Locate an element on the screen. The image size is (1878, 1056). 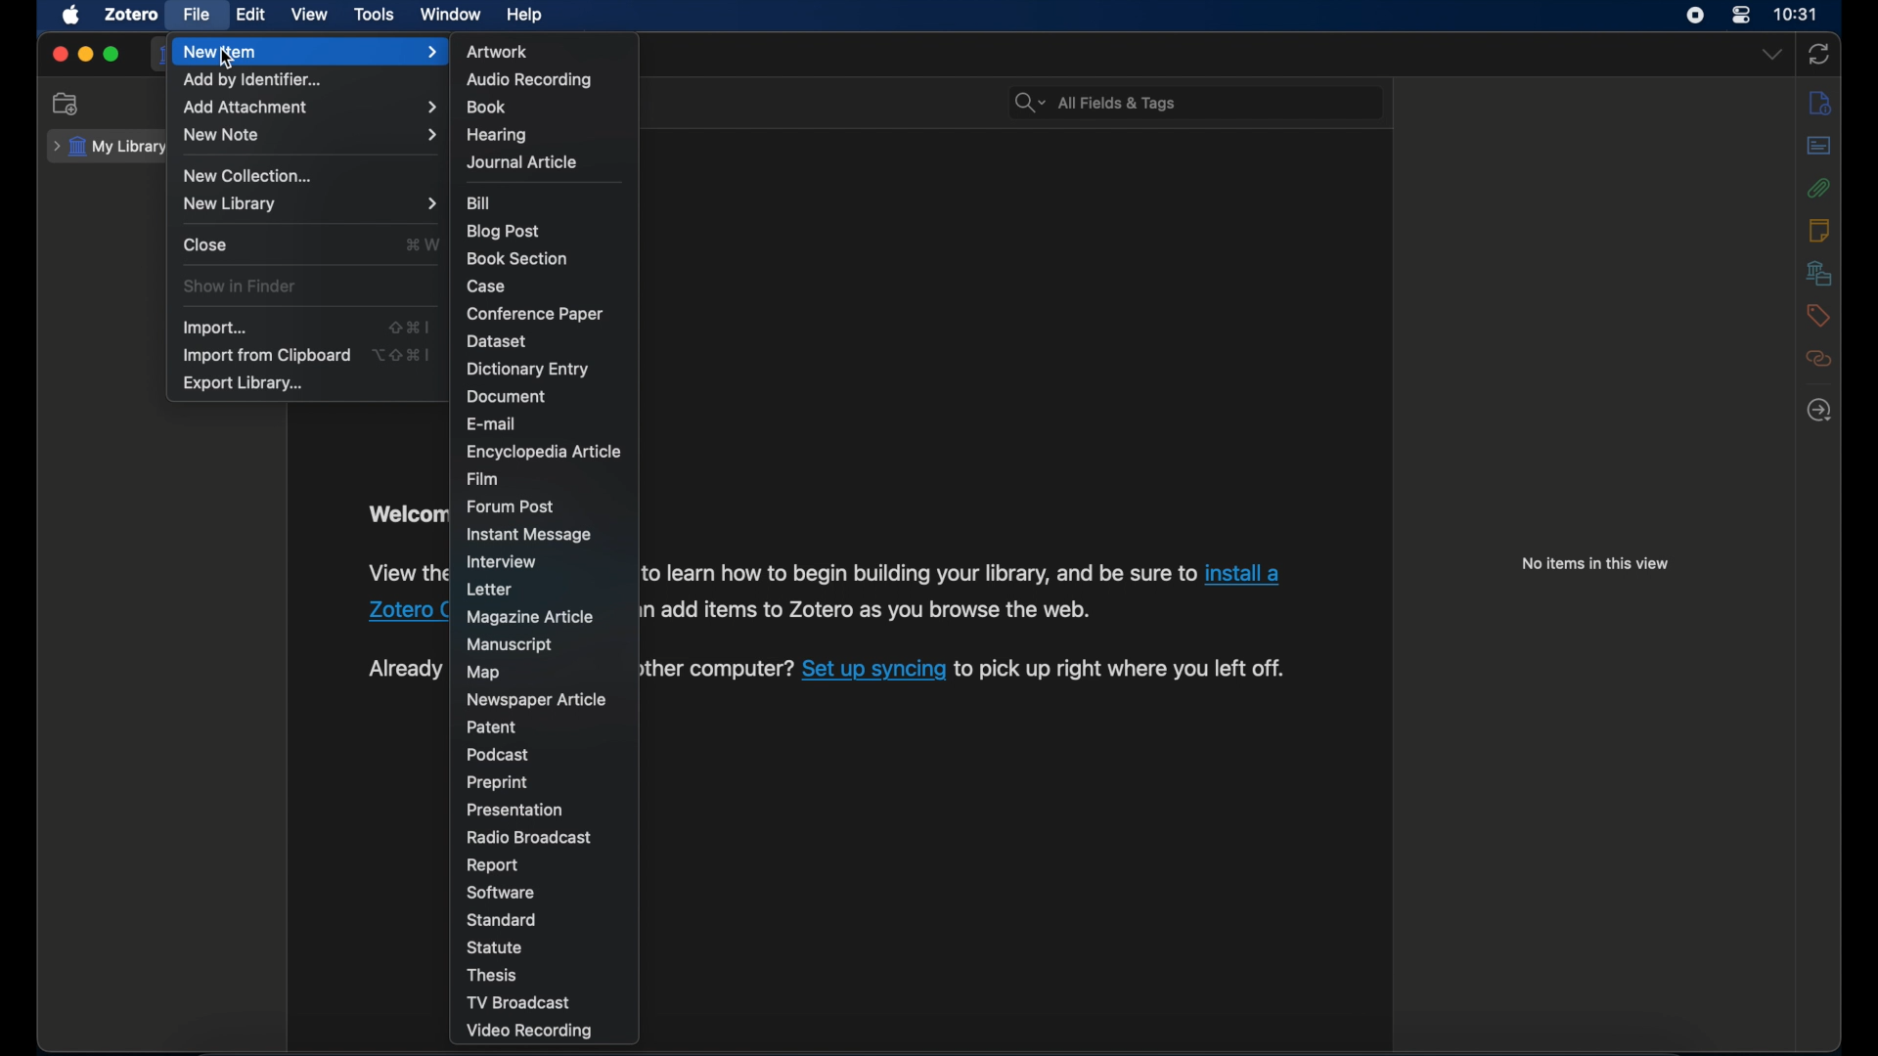
zotero is located at coordinates (131, 15).